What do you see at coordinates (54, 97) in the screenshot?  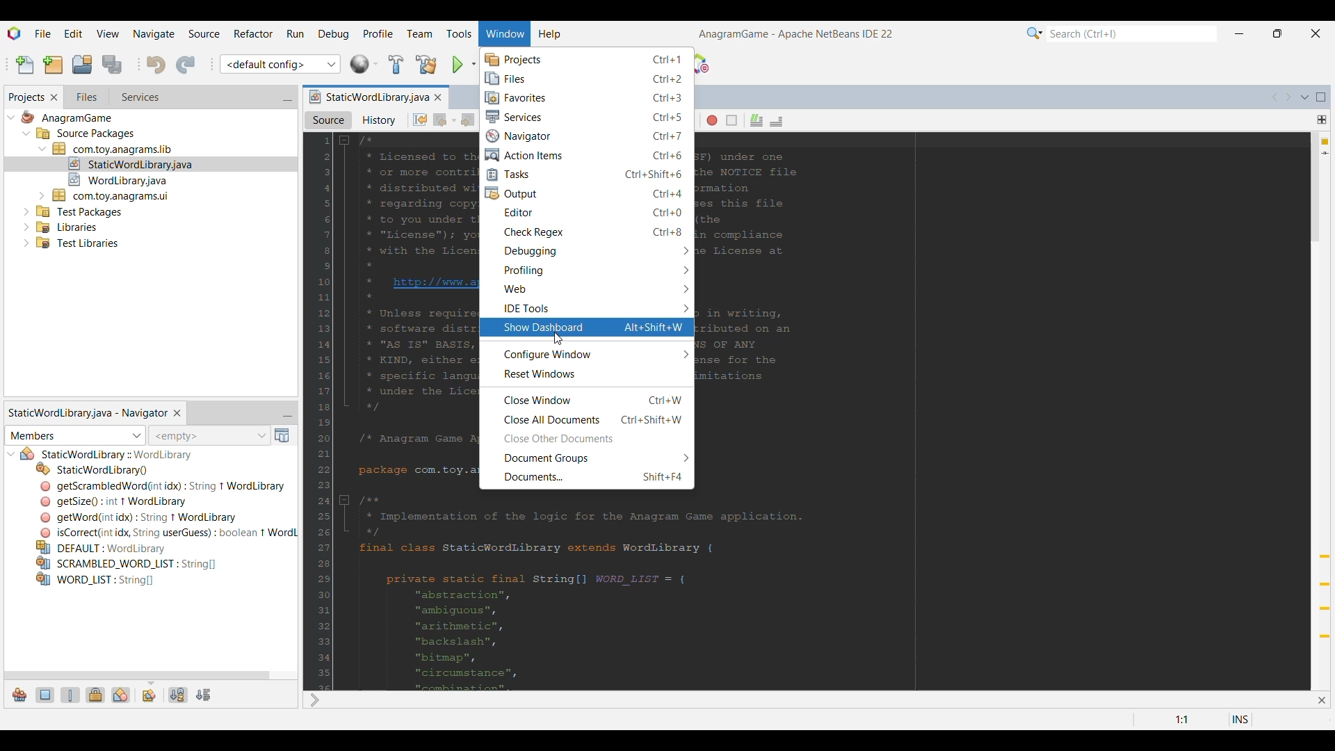 I see `Close Projects` at bounding box center [54, 97].